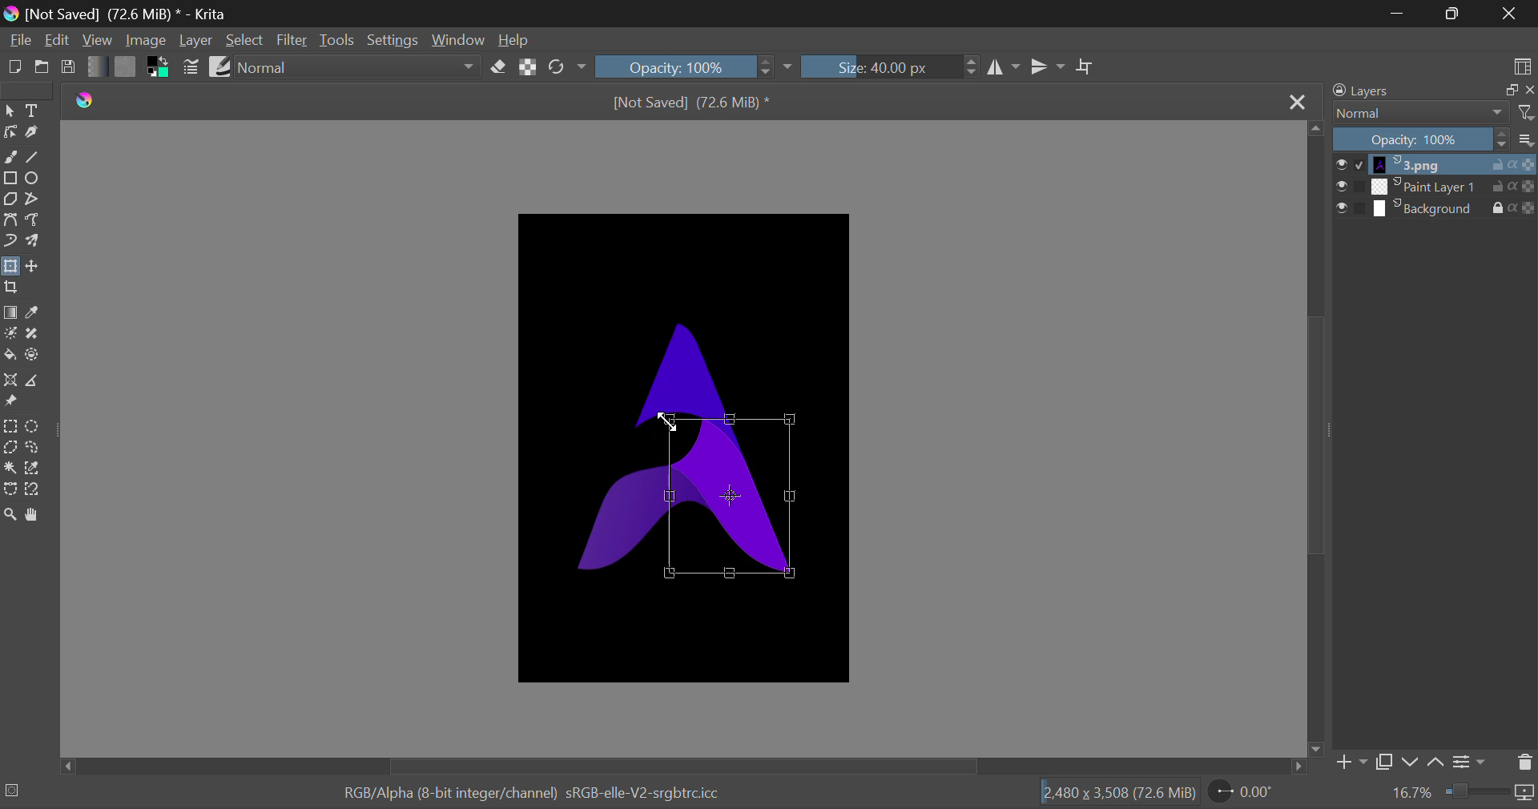 This screenshot has width=1538, height=809. Describe the element at coordinates (1476, 791) in the screenshot. I see `Zoom slider` at that location.